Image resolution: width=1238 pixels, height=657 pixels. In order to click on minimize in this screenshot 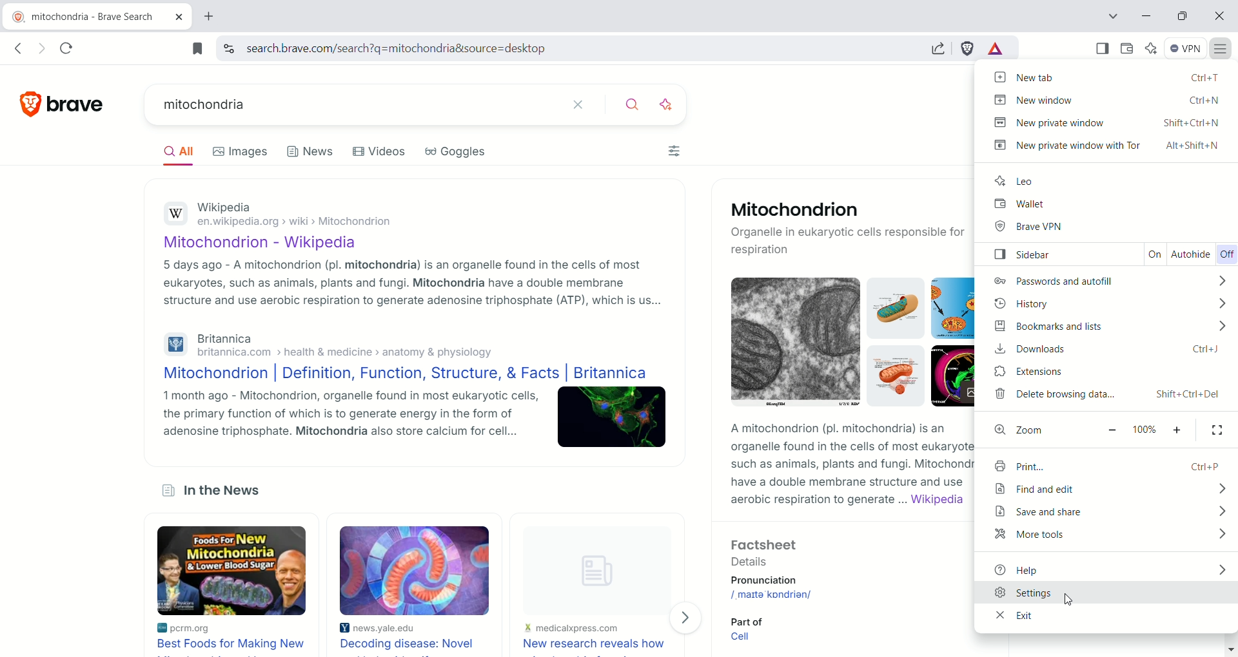, I will do `click(1144, 18)`.